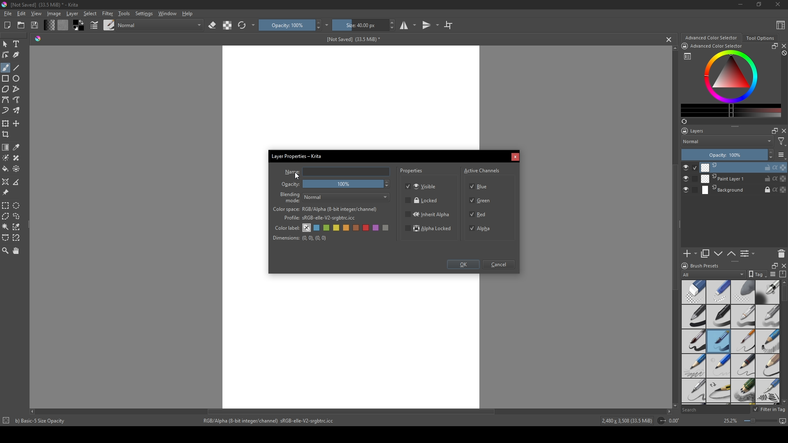  What do you see at coordinates (94, 25) in the screenshot?
I see `pointers` at bounding box center [94, 25].